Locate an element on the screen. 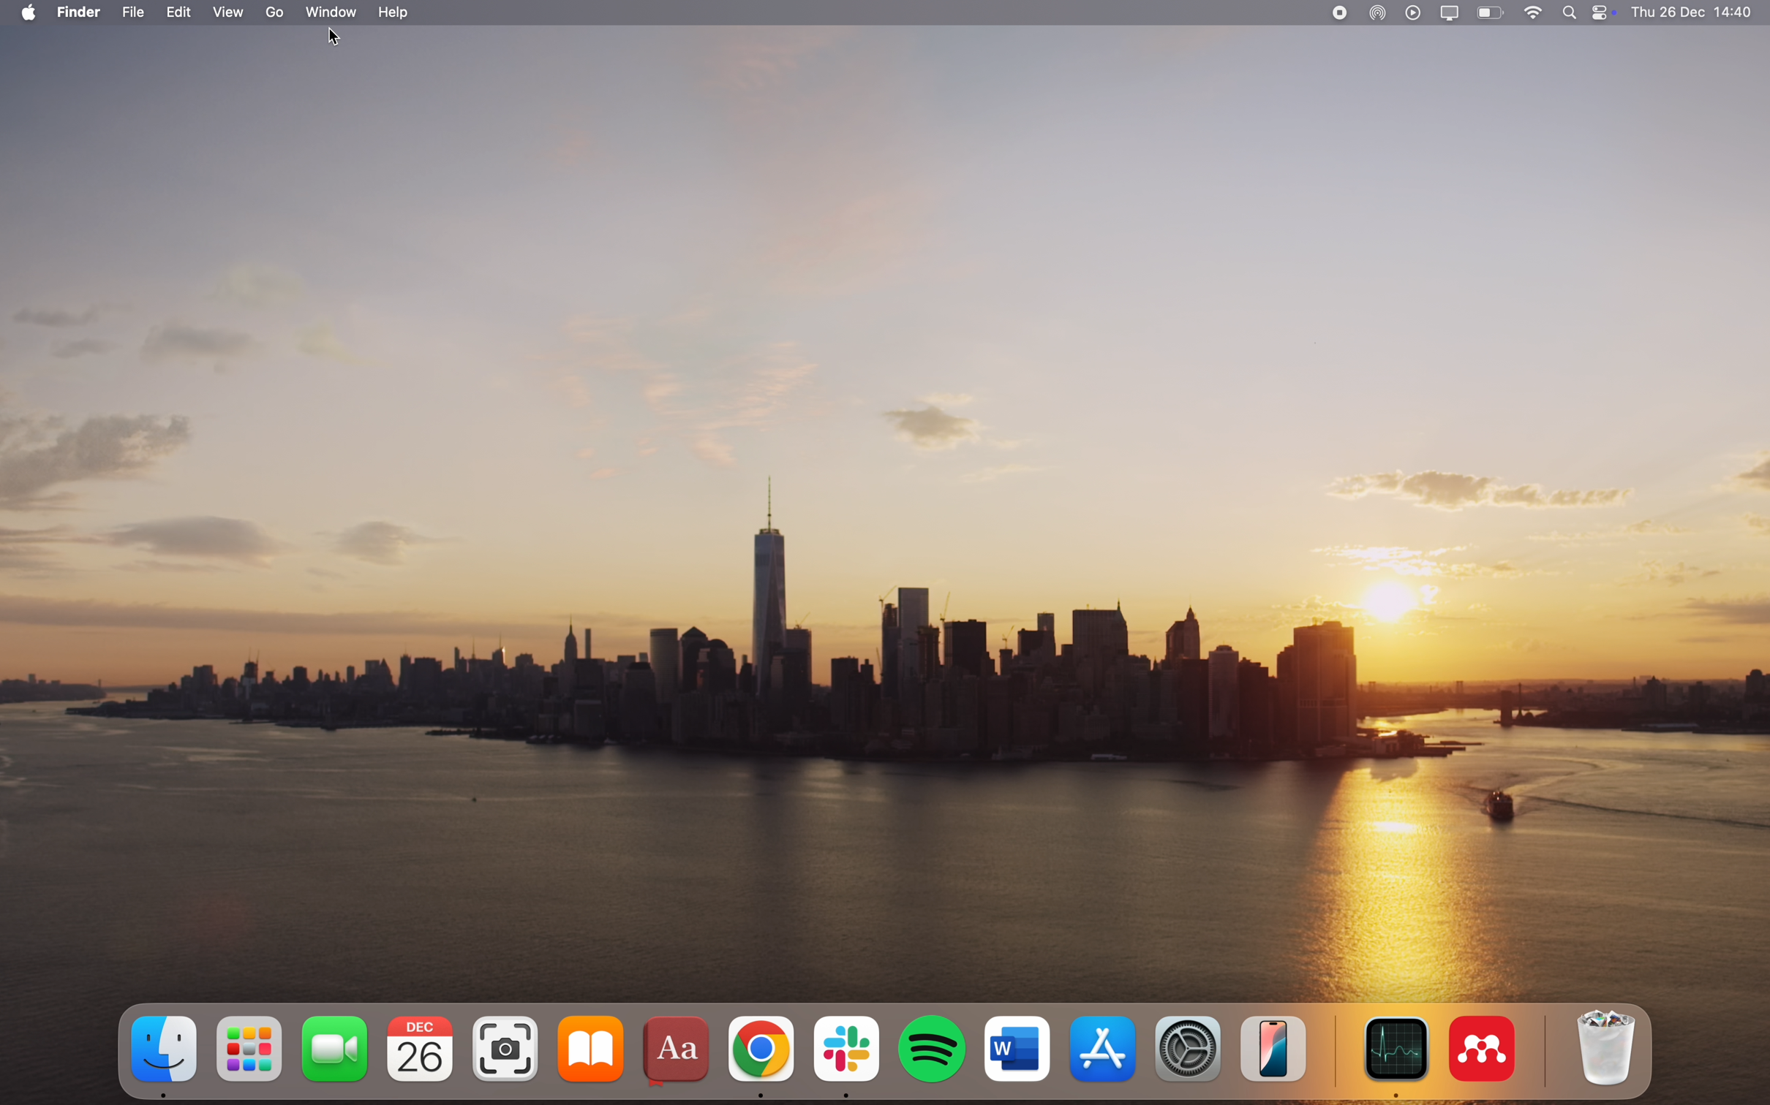 This screenshot has height=1105, width=1770. Airdrop is located at coordinates (1379, 13).